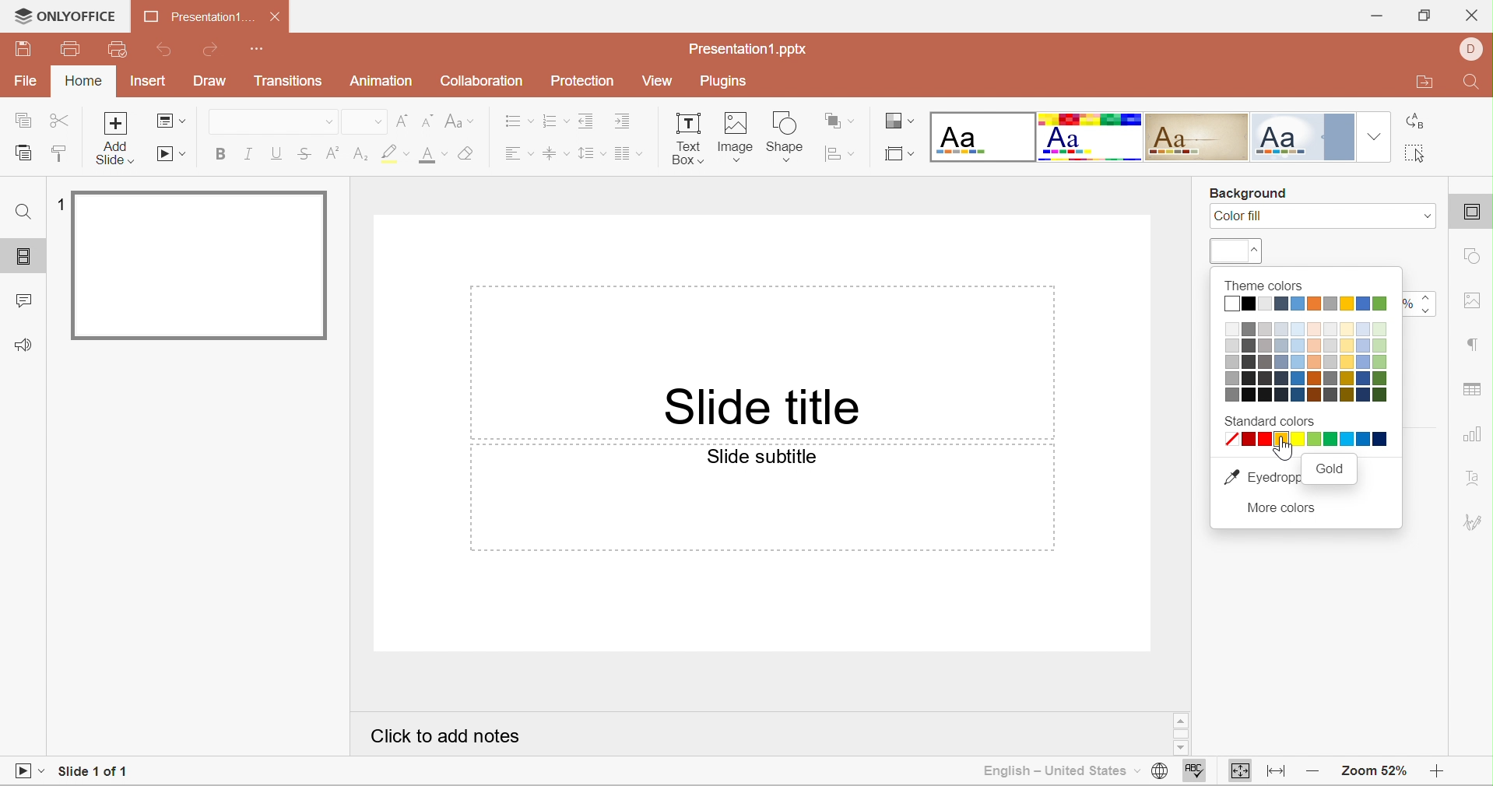 Image resolution: width=1493 pixels, height=786 pixels. I want to click on Signature settings, so click(1475, 521).